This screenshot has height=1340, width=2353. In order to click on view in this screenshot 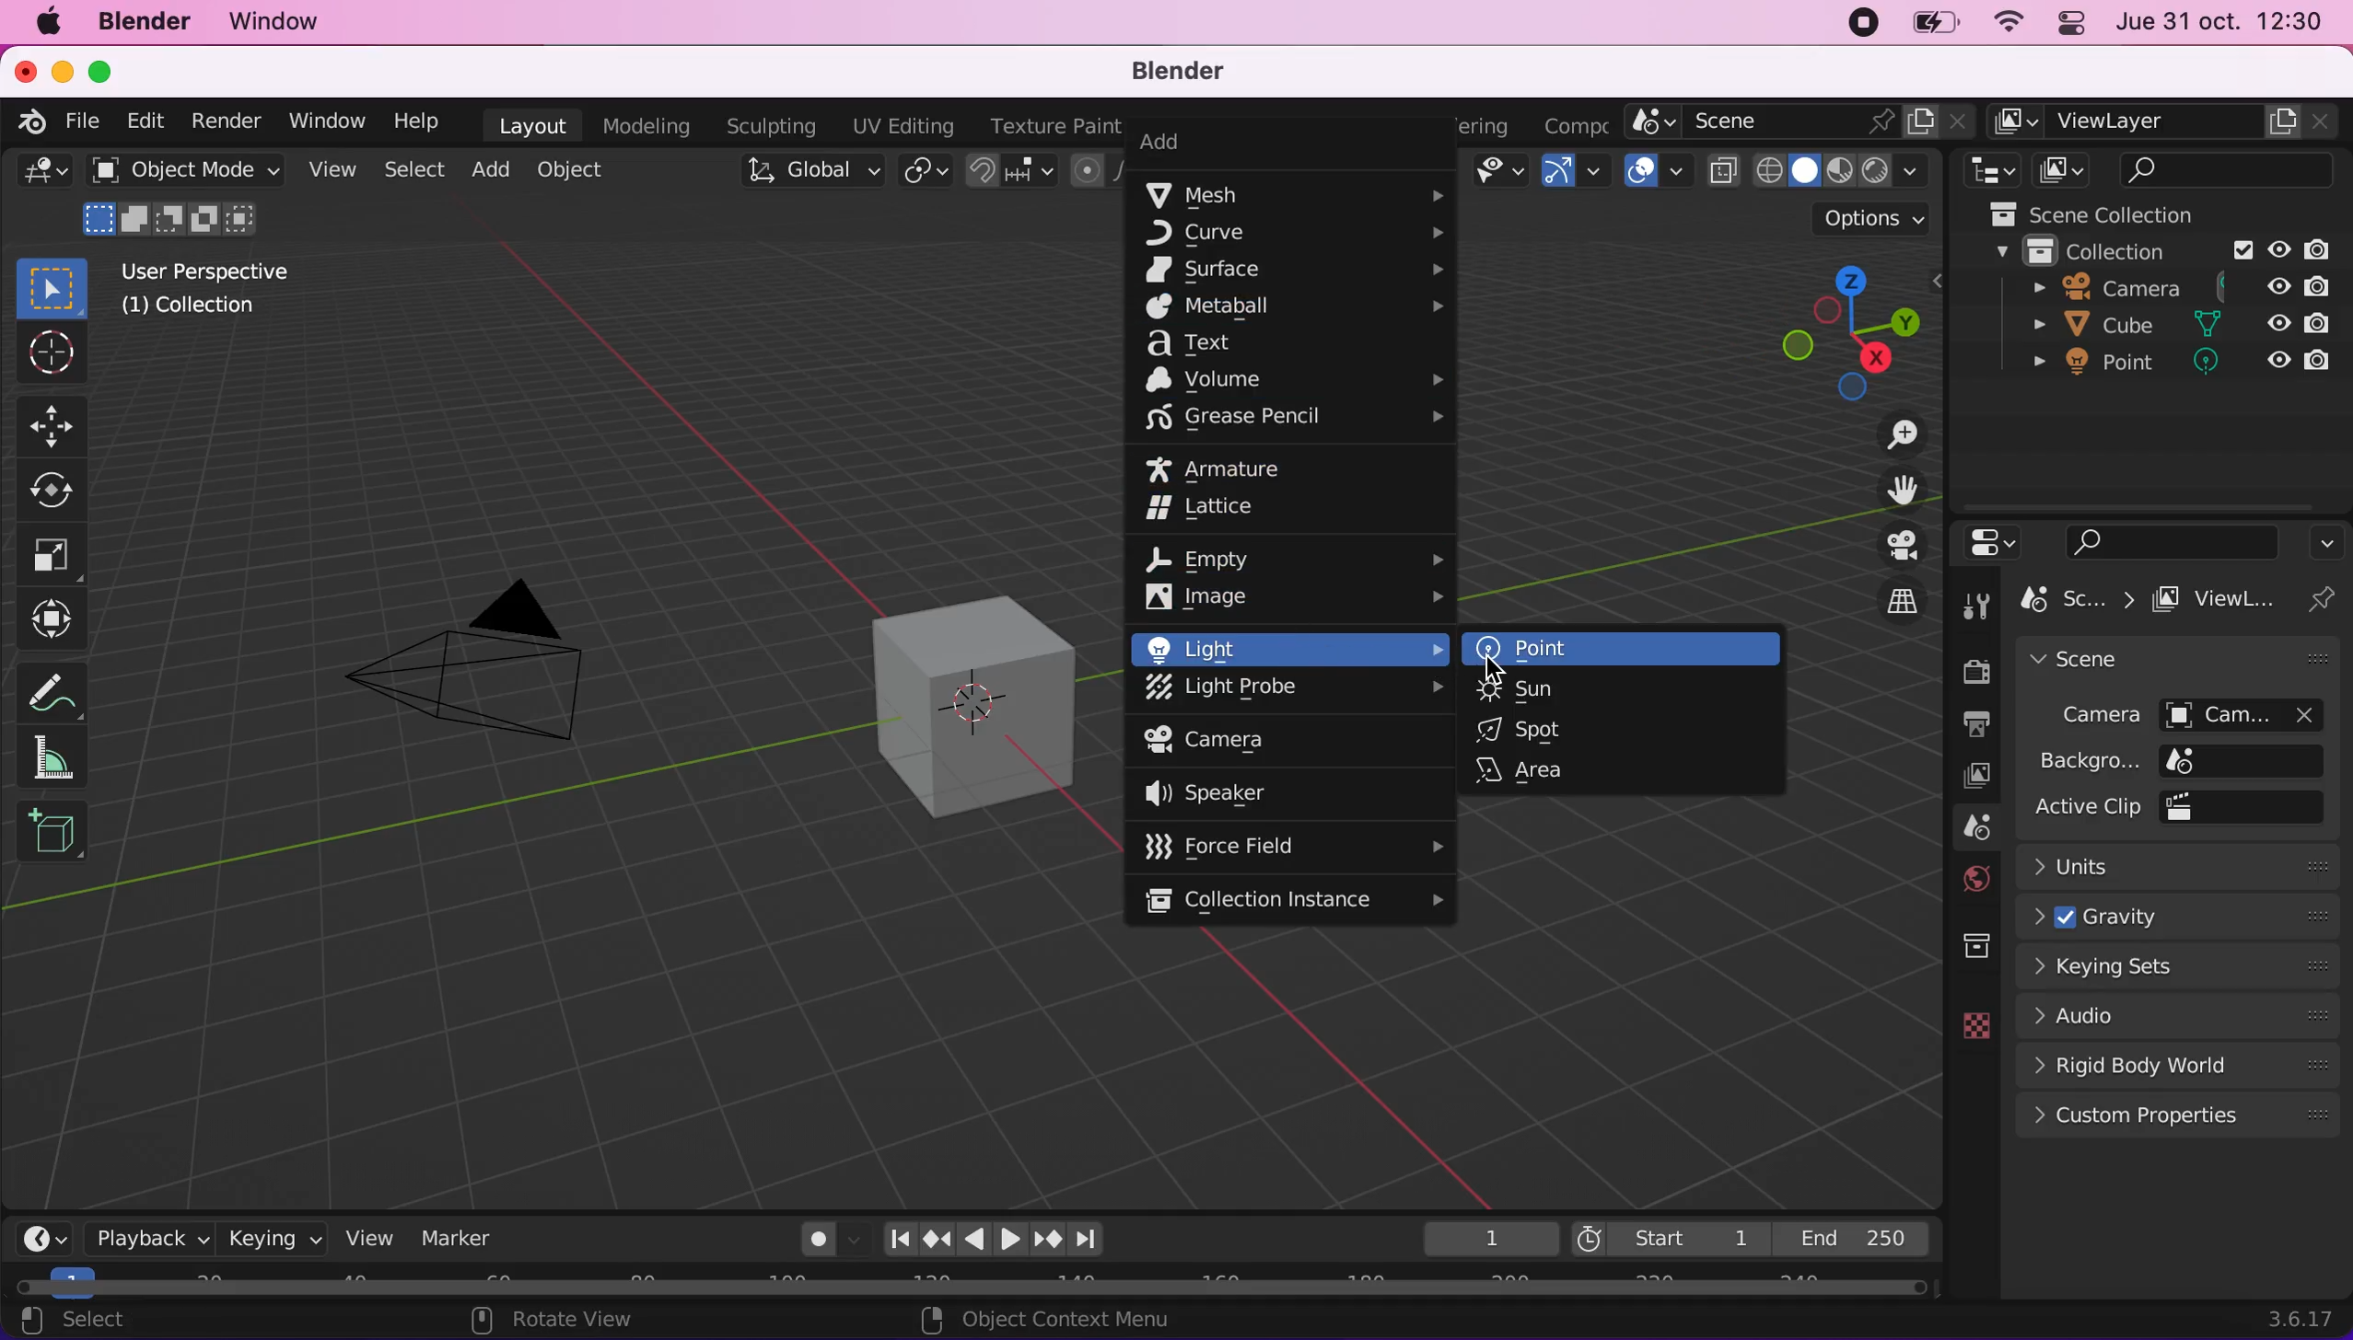, I will do `click(333, 169)`.